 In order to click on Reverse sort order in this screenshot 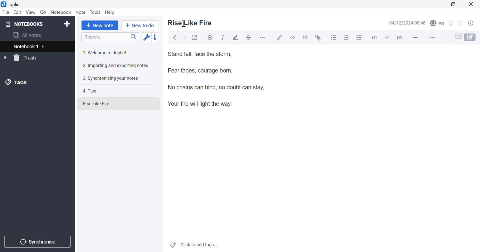, I will do `click(156, 37)`.